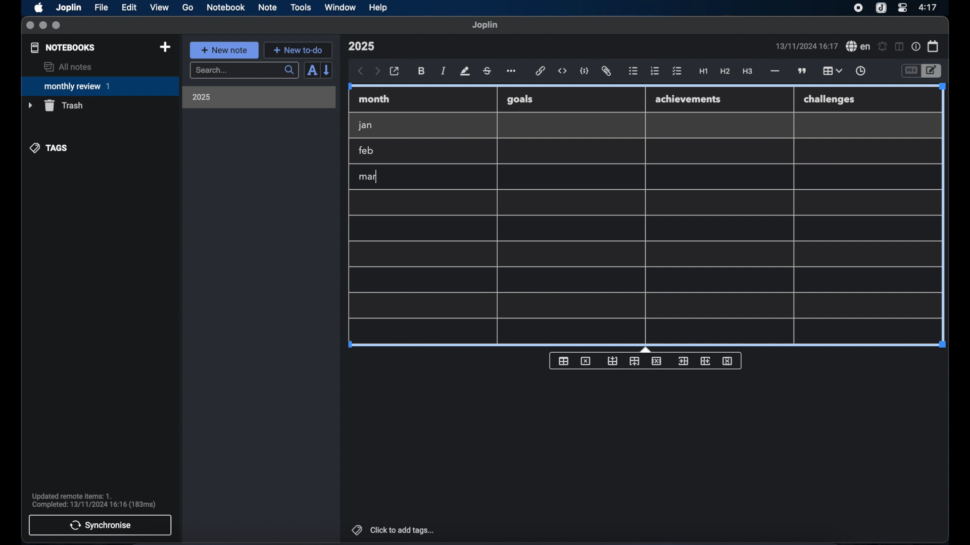  What do you see at coordinates (858, 46) in the screenshot?
I see `spel check` at bounding box center [858, 46].